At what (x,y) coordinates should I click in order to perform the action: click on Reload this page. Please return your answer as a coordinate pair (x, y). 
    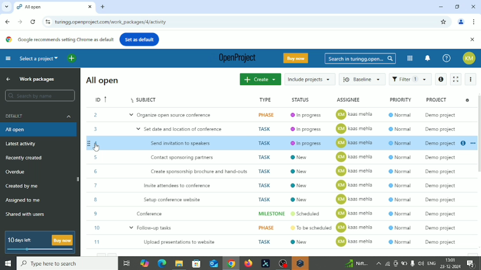
    Looking at the image, I should click on (33, 22).